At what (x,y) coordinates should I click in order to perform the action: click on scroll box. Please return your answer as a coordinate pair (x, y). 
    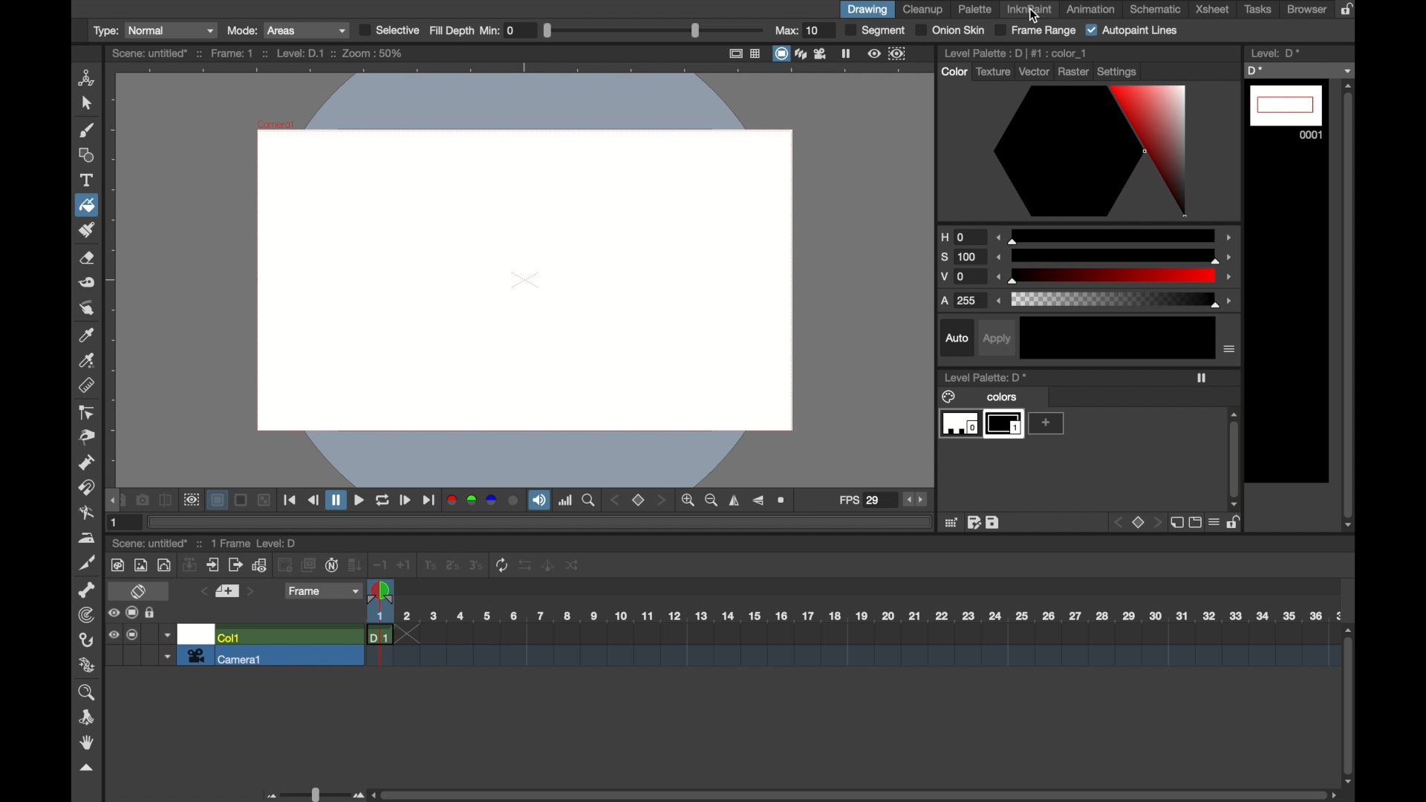
    Looking at the image, I should click on (1235, 460).